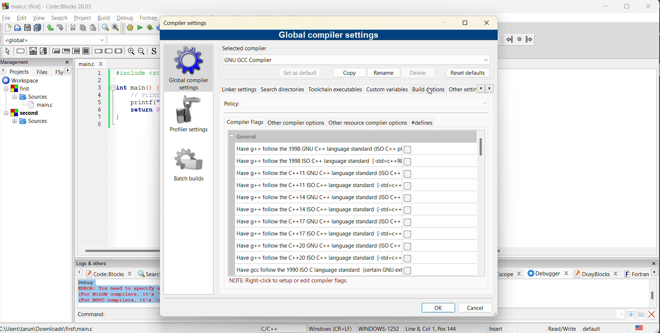  What do you see at coordinates (66, 51) in the screenshot?
I see `exit condition loop` at bounding box center [66, 51].